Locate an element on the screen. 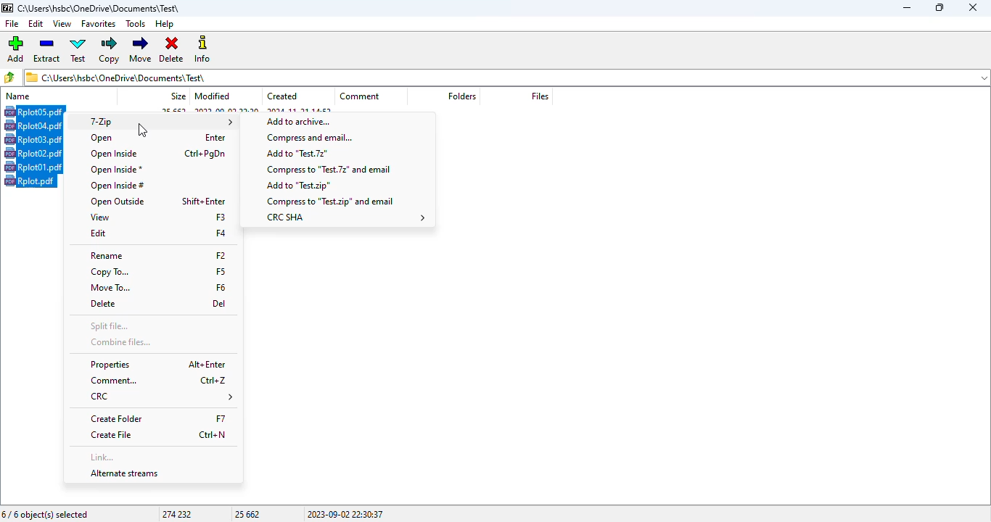 Image resolution: width=991 pixels, height=522 pixels. compress to test.7z and email is located at coordinates (327, 168).